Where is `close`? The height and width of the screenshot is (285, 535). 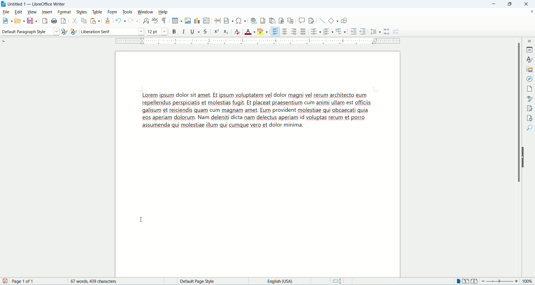
close is located at coordinates (526, 4).